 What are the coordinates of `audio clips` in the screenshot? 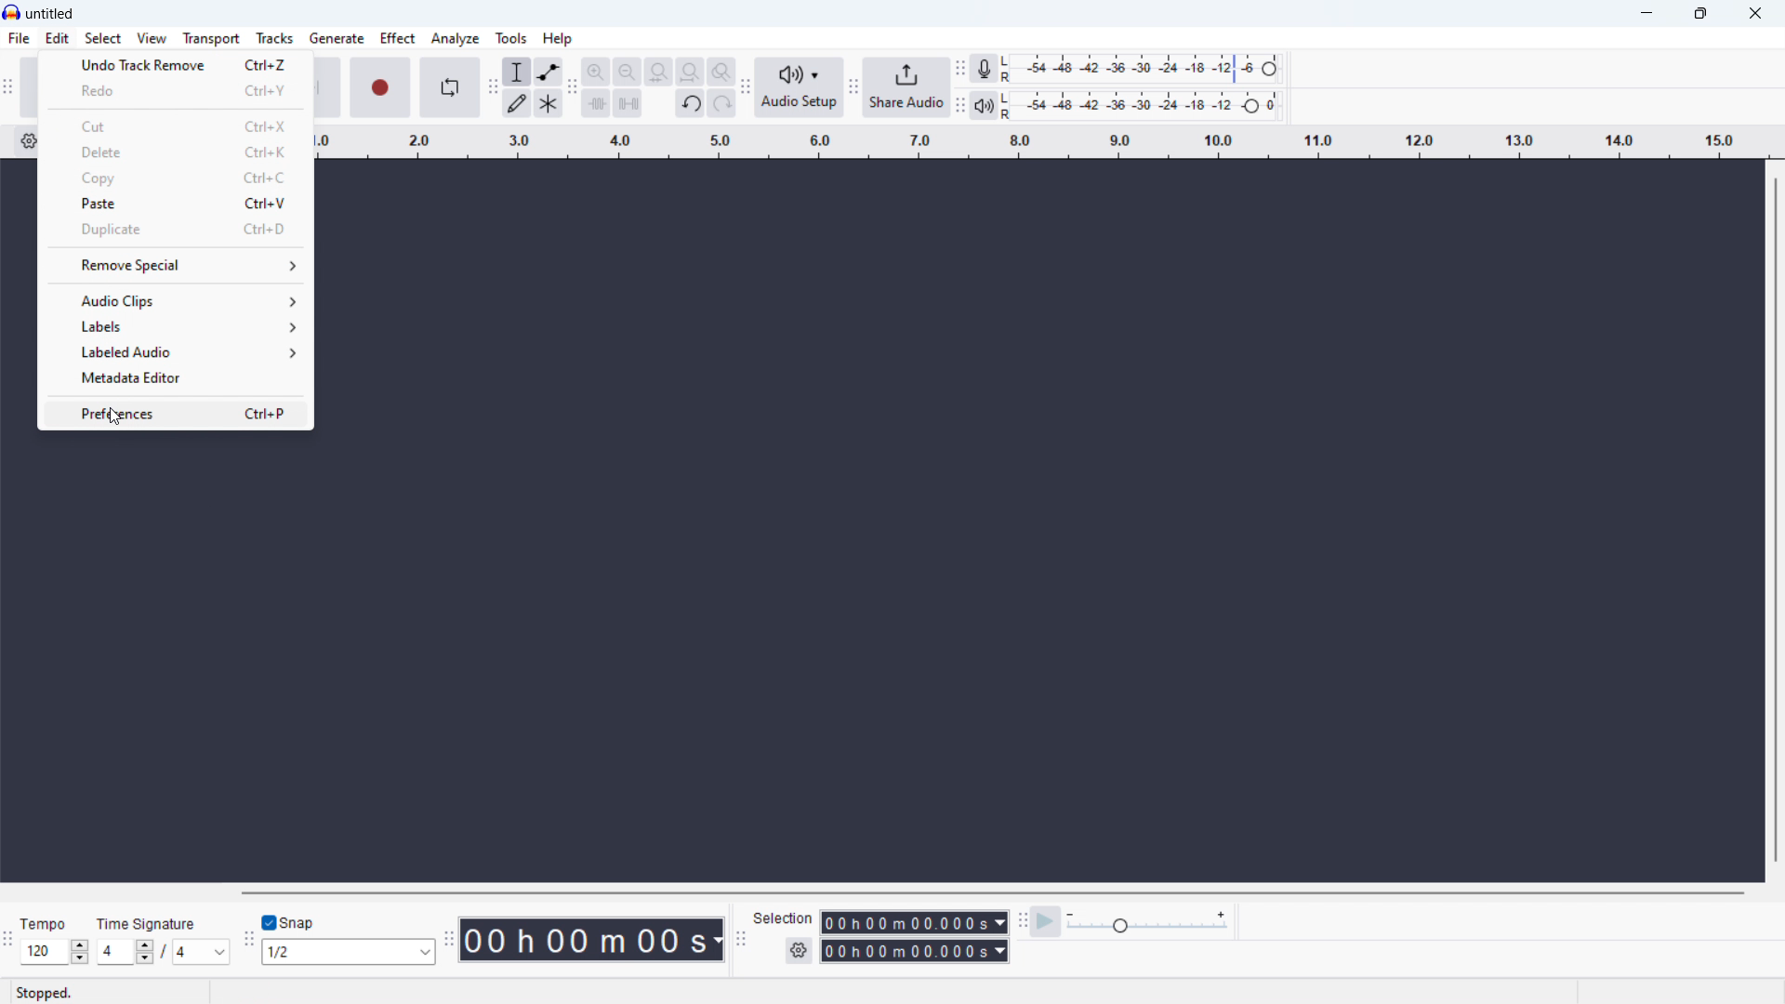 It's located at (176, 299).